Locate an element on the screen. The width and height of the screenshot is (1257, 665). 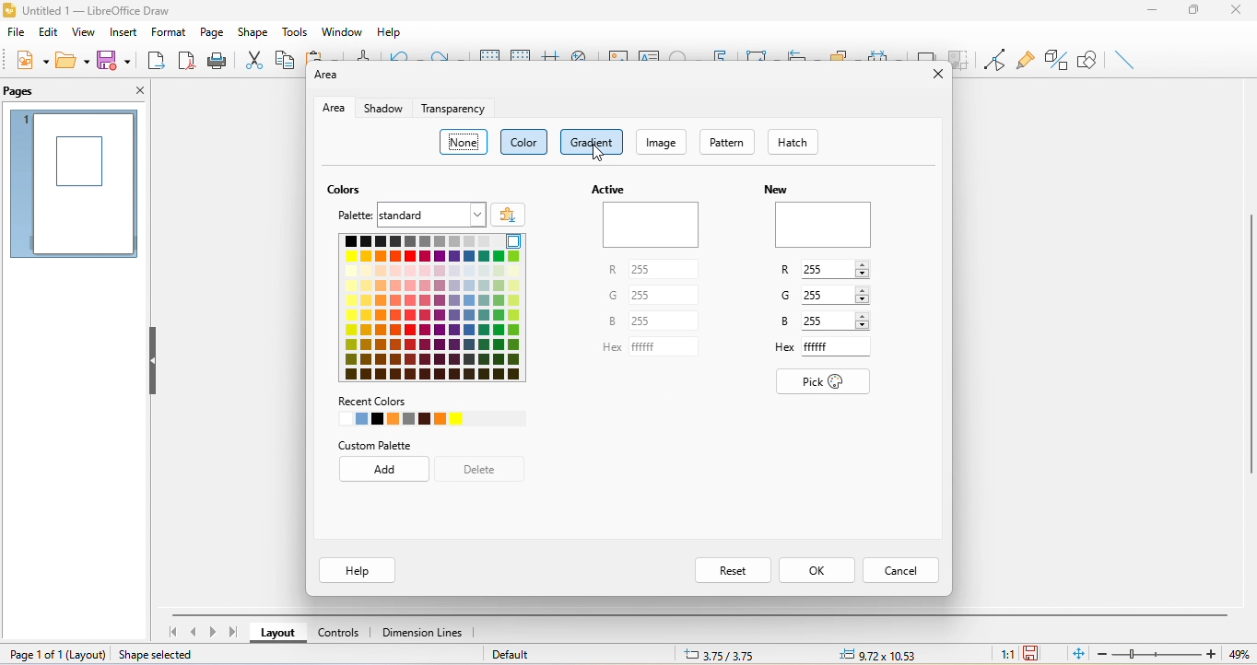
all colors is located at coordinates (431, 308).